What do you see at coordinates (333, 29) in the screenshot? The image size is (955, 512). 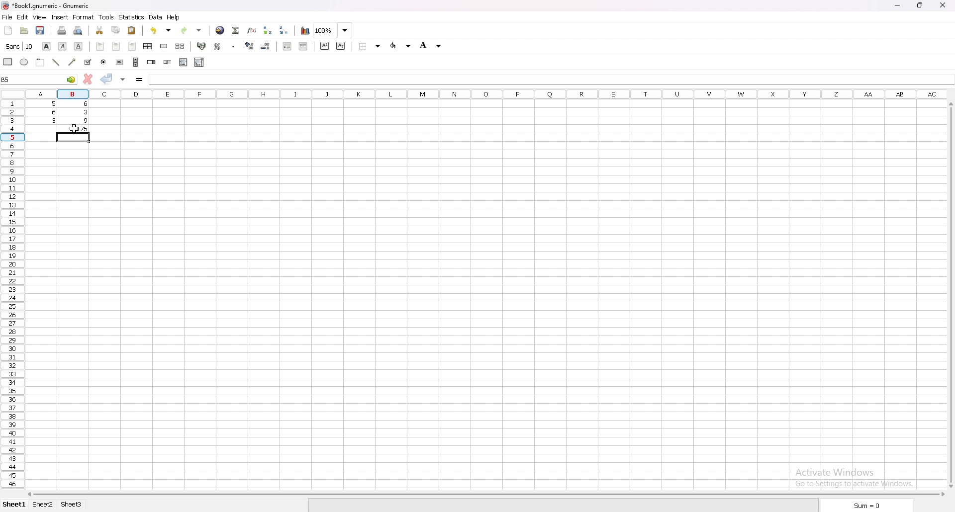 I see `zoom` at bounding box center [333, 29].